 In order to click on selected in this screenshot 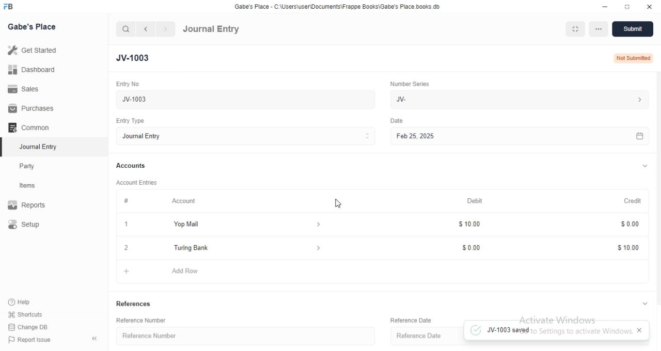, I will do `click(4, 148)`.